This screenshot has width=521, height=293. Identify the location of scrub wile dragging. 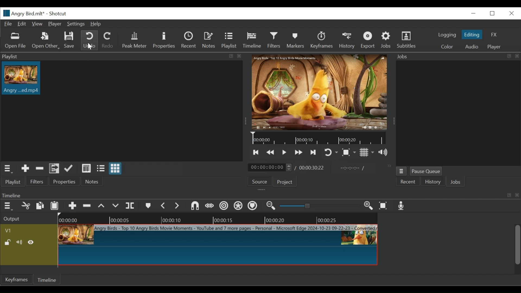
(209, 206).